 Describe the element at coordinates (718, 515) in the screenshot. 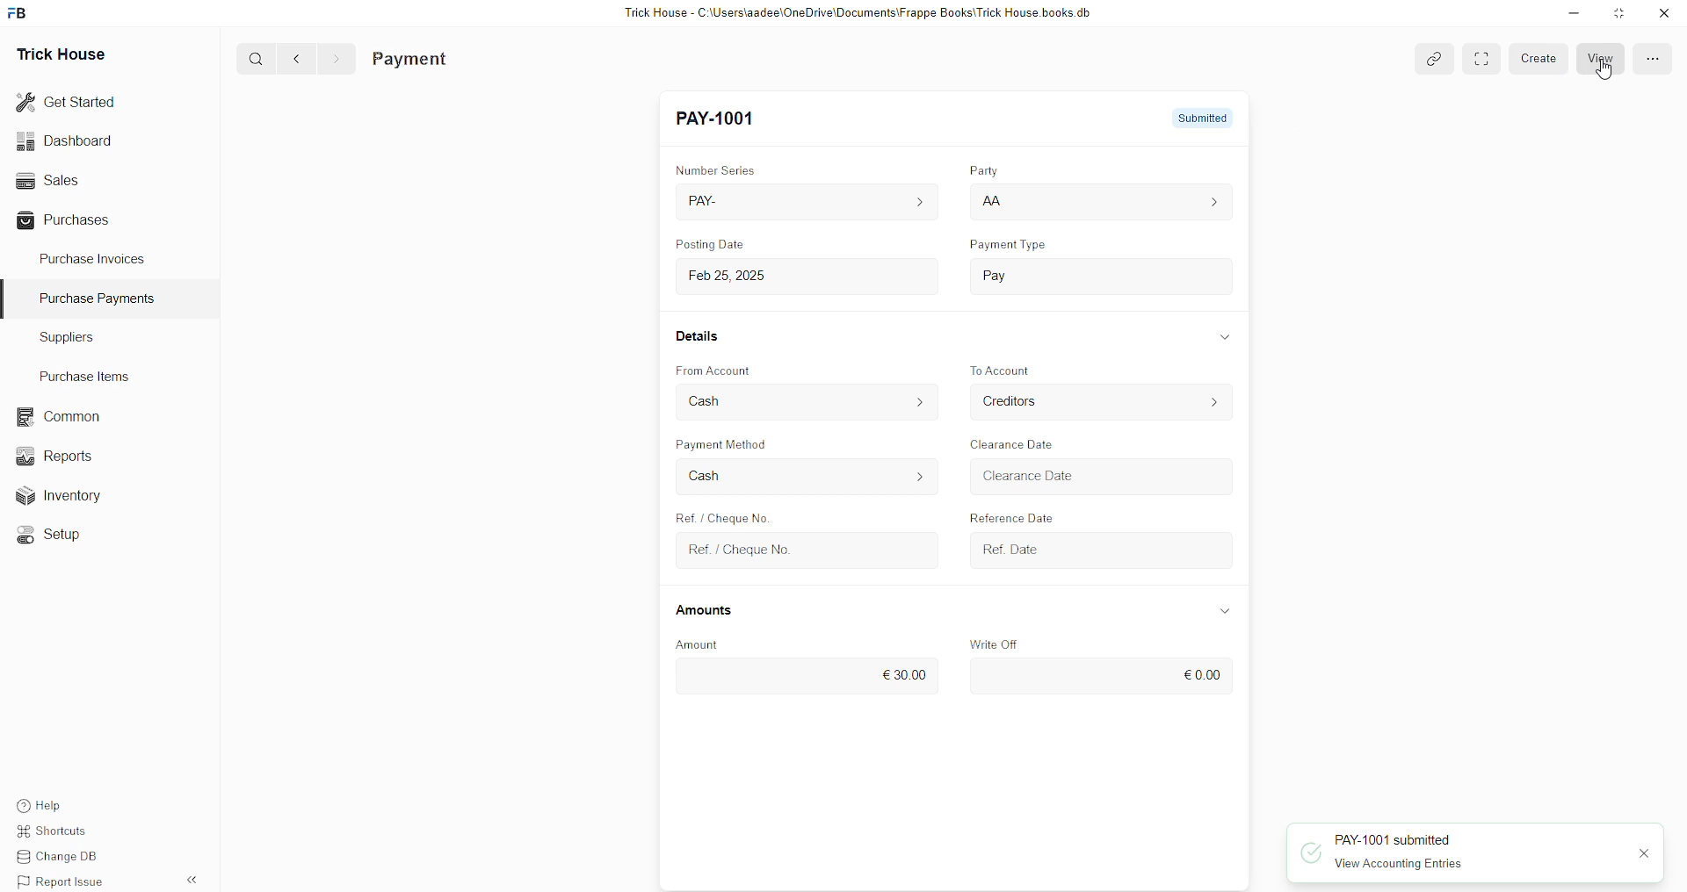

I see `Ref. / Cheque No.` at that location.